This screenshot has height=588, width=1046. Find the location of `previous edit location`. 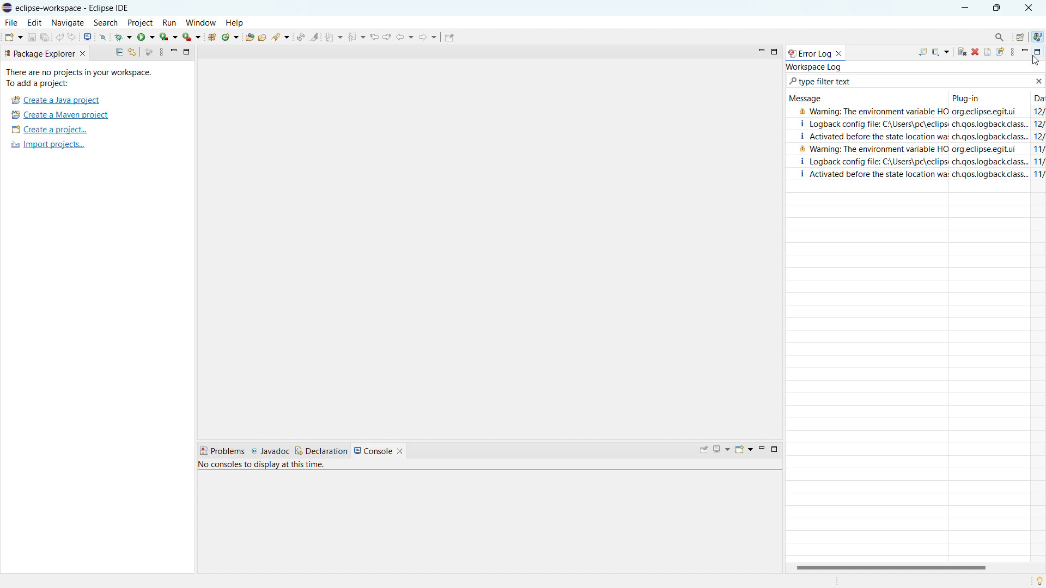

previous edit location is located at coordinates (374, 36).